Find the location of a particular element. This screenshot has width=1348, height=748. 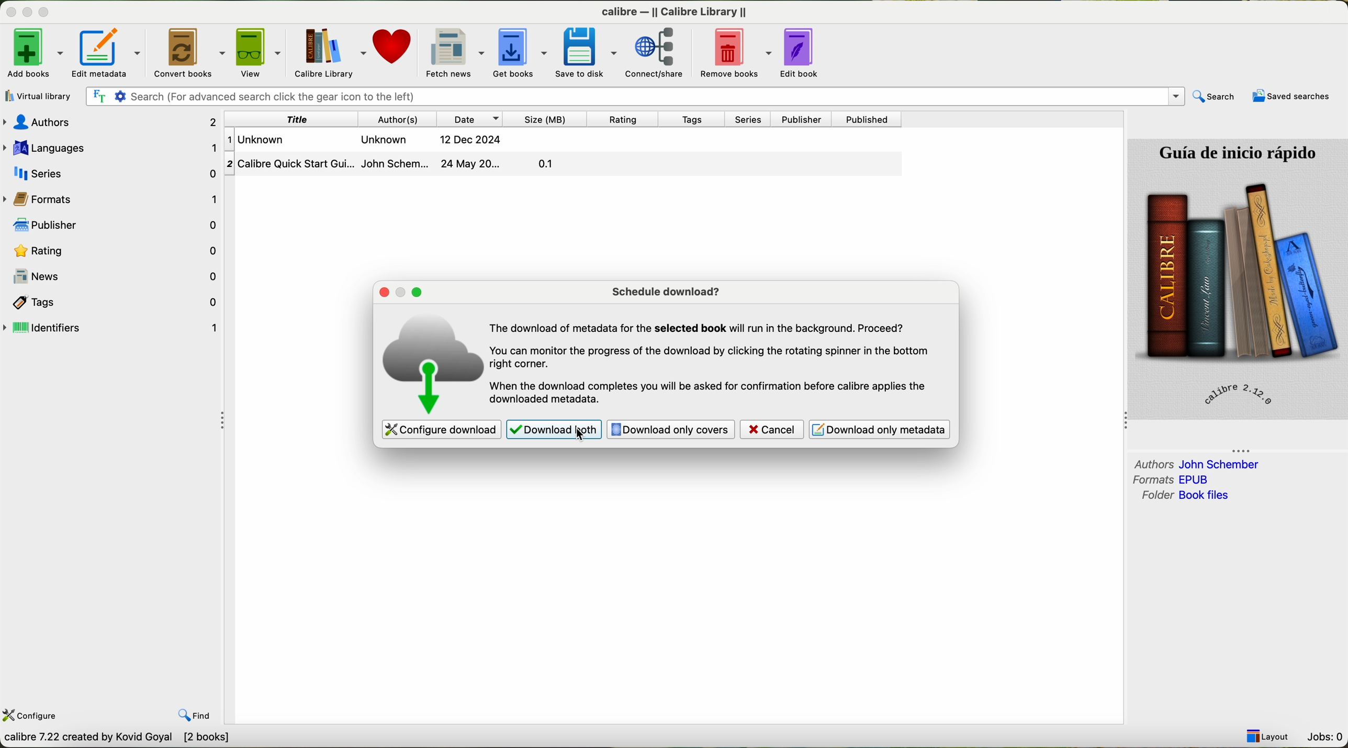

publisher is located at coordinates (800, 119).